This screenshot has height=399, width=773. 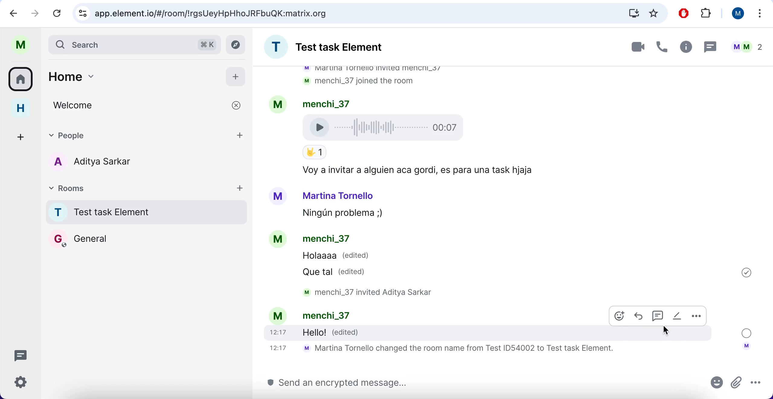 I want to click on more options, so click(x=757, y=14).